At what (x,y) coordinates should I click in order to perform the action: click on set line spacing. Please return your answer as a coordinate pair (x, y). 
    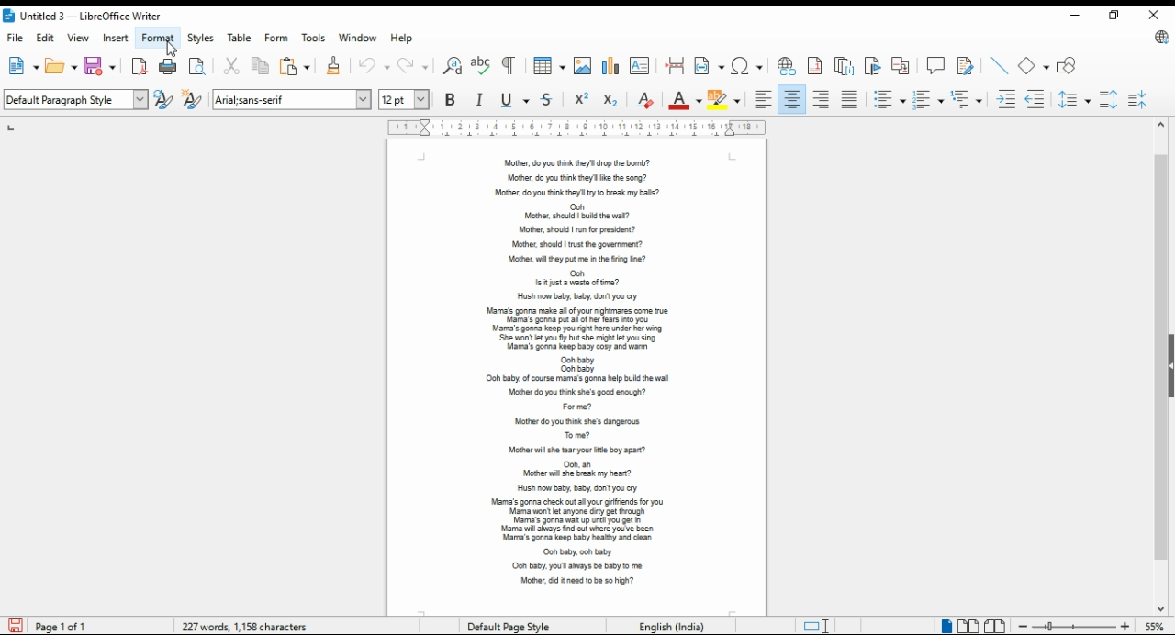
    Looking at the image, I should click on (1074, 100).